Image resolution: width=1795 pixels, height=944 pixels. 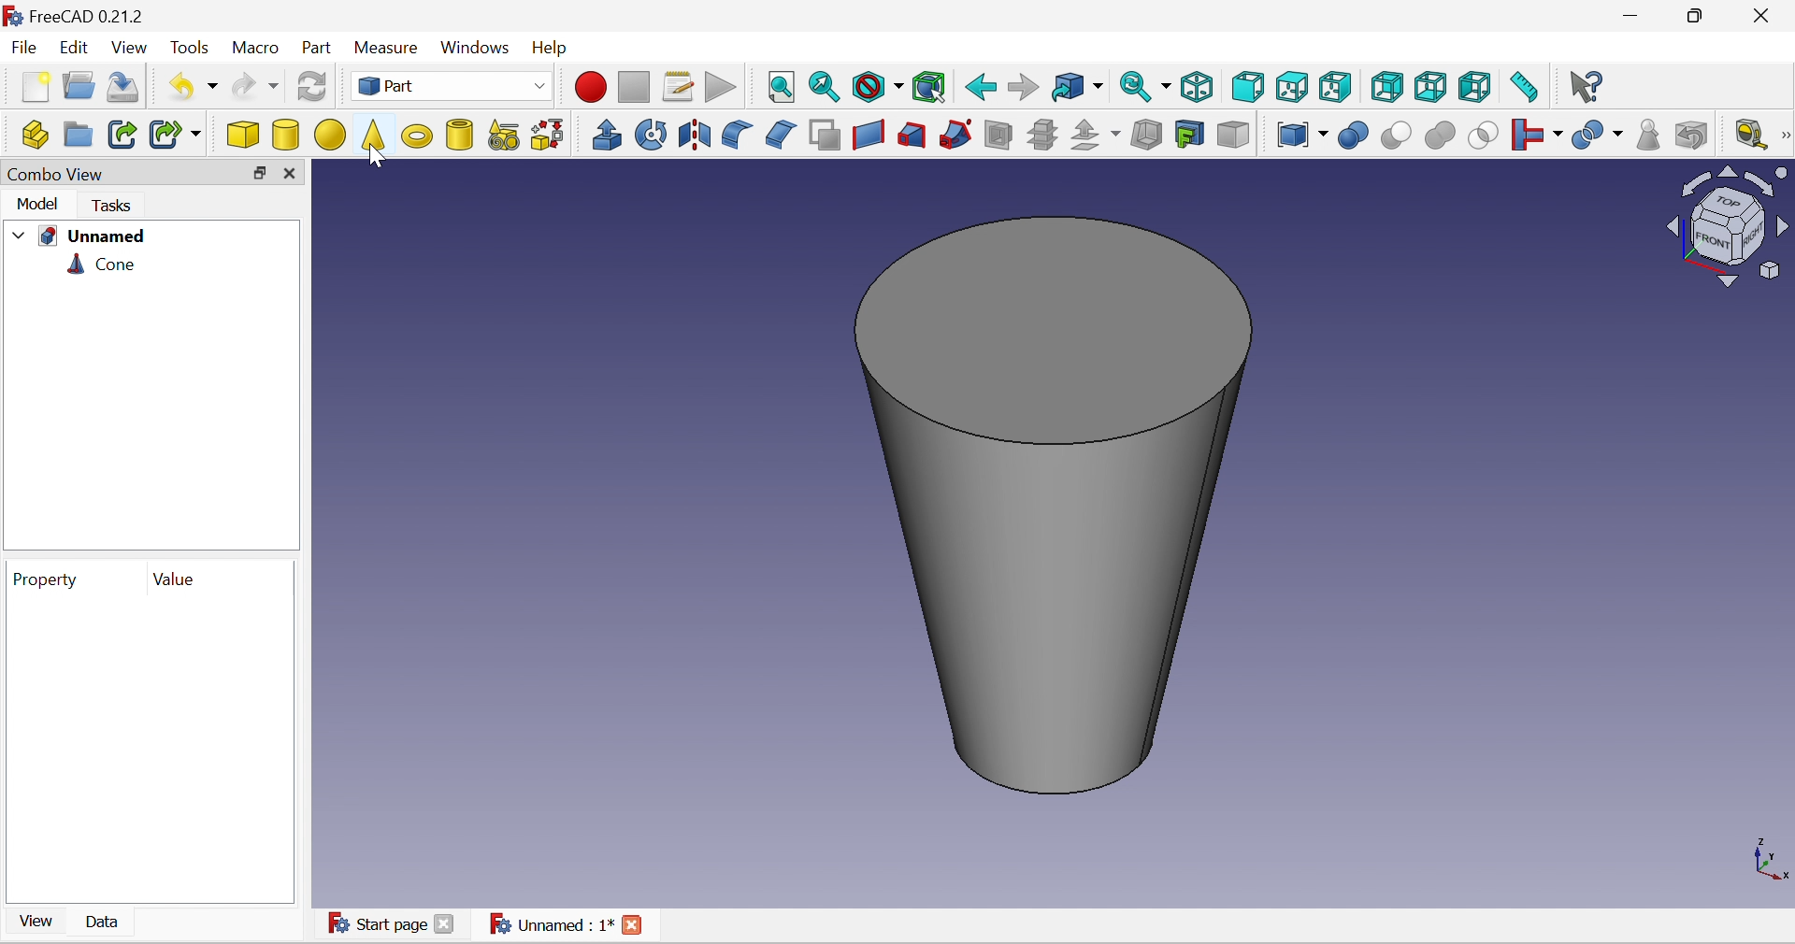 What do you see at coordinates (46, 579) in the screenshot?
I see `Property` at bounding box center [46, 579].